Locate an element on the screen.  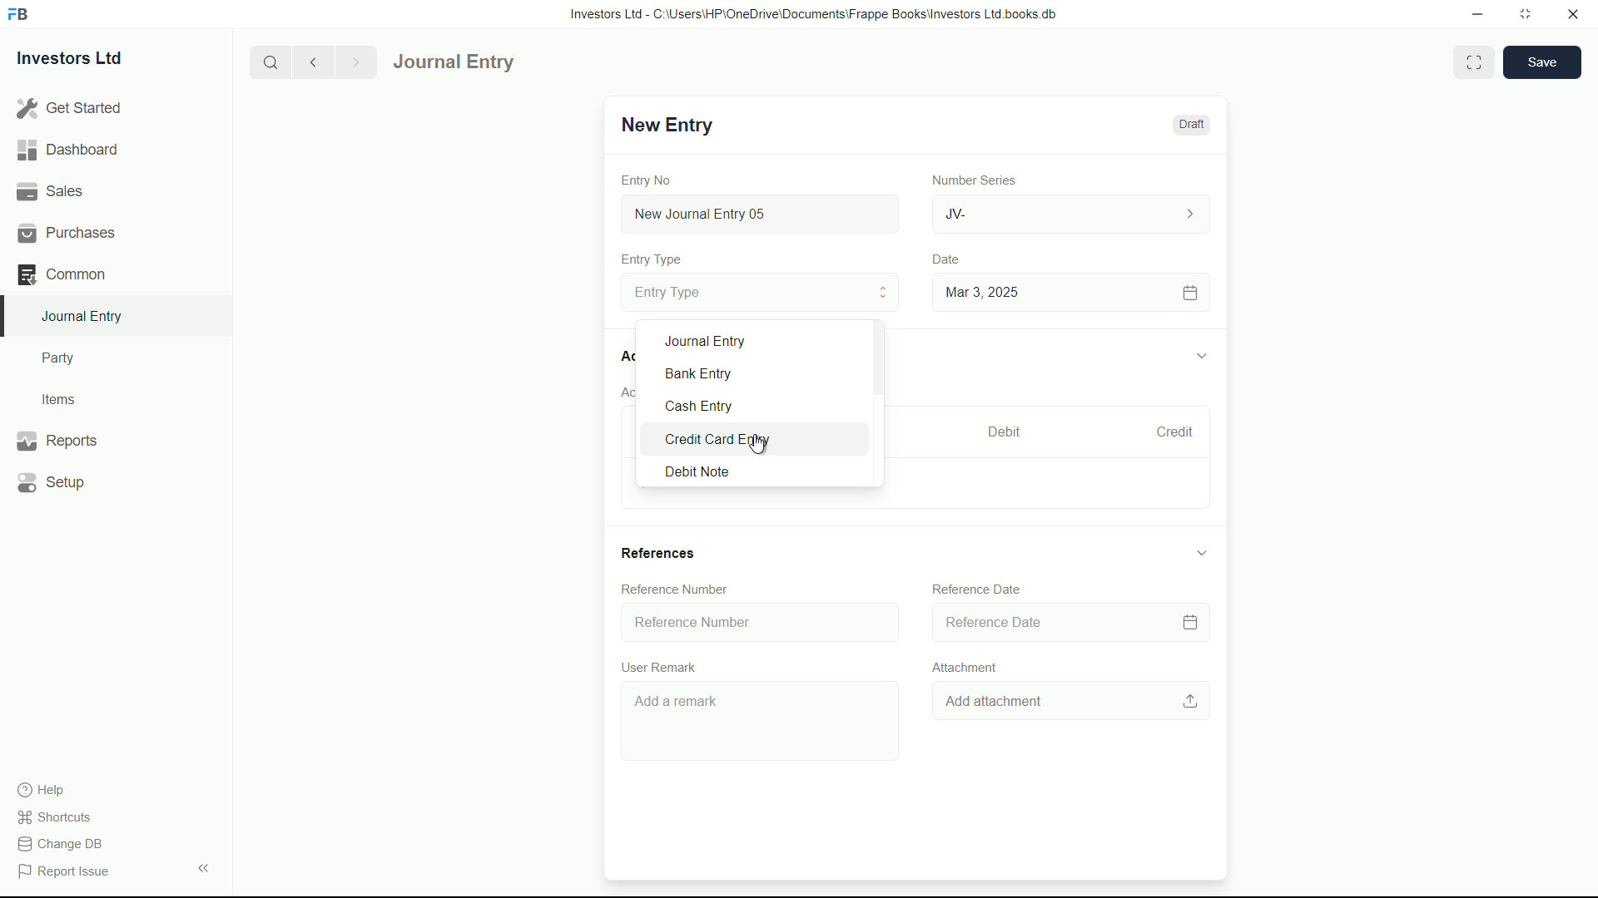
New Journal Entry 05 is located at coordinates (762, 215).